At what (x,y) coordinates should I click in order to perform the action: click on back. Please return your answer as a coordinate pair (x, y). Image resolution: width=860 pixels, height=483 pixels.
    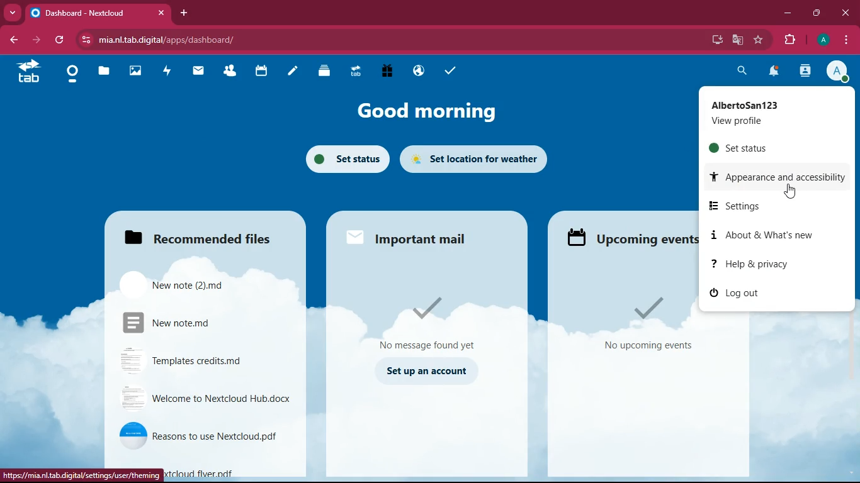
    Looking at the image, I should click on (13, 41).